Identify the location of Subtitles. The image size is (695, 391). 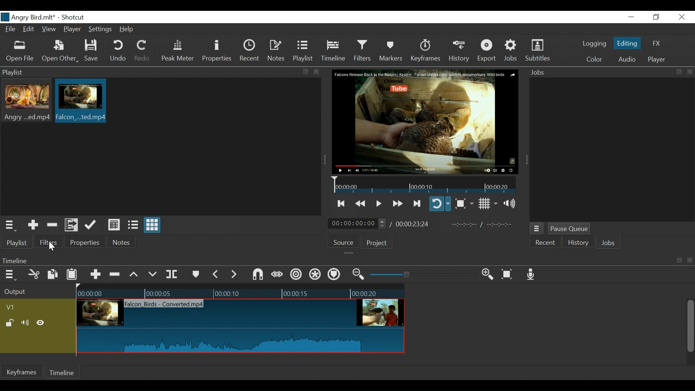
(538, 50).